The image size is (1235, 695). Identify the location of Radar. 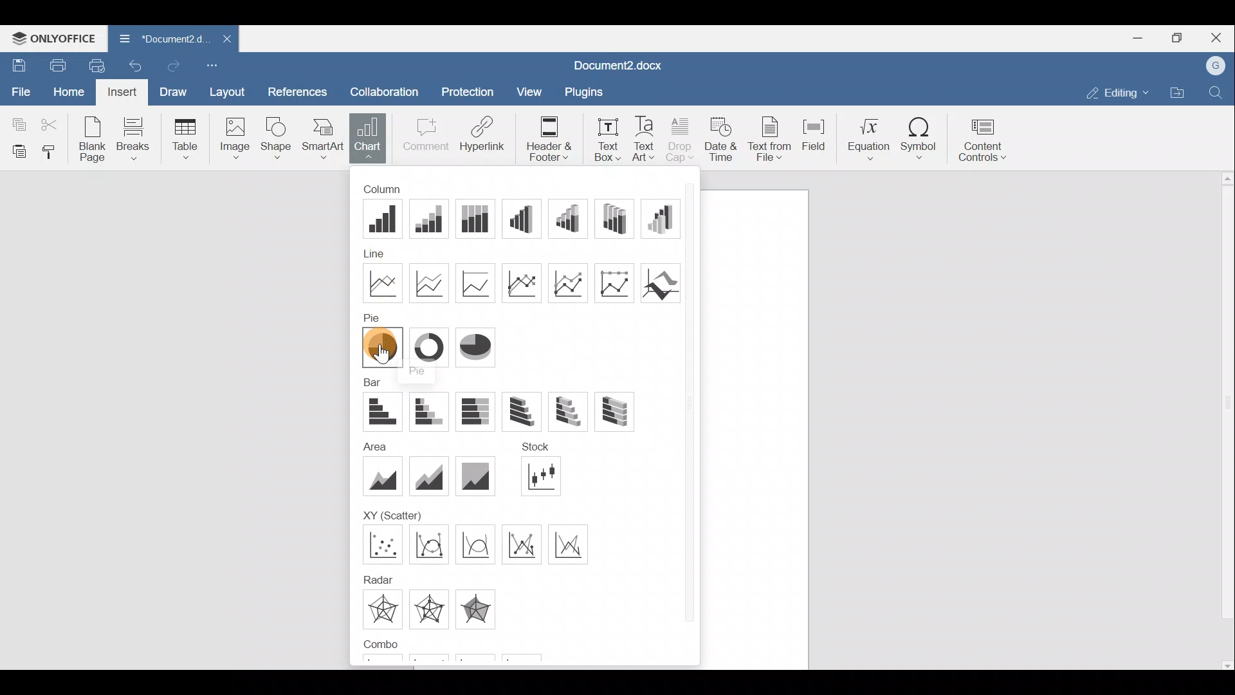
(377, 578).